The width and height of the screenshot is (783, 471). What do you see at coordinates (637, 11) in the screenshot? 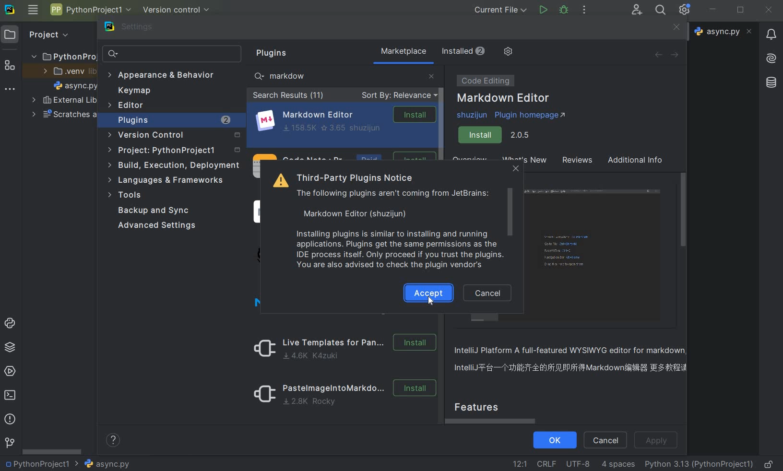
I see `code with me` at bounding box center [637, 11].